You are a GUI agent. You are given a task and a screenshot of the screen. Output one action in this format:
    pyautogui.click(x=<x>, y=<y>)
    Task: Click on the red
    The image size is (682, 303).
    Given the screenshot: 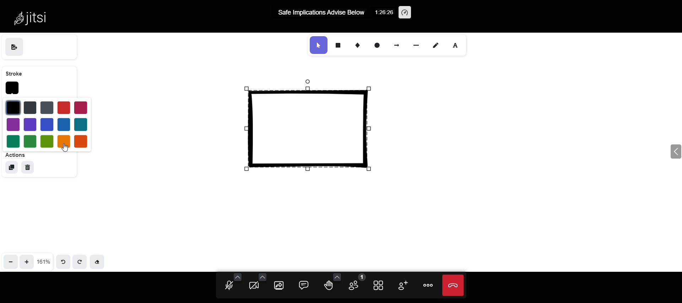 What is the action you would take?
    pyautogui.click(x=64, y=108)
    